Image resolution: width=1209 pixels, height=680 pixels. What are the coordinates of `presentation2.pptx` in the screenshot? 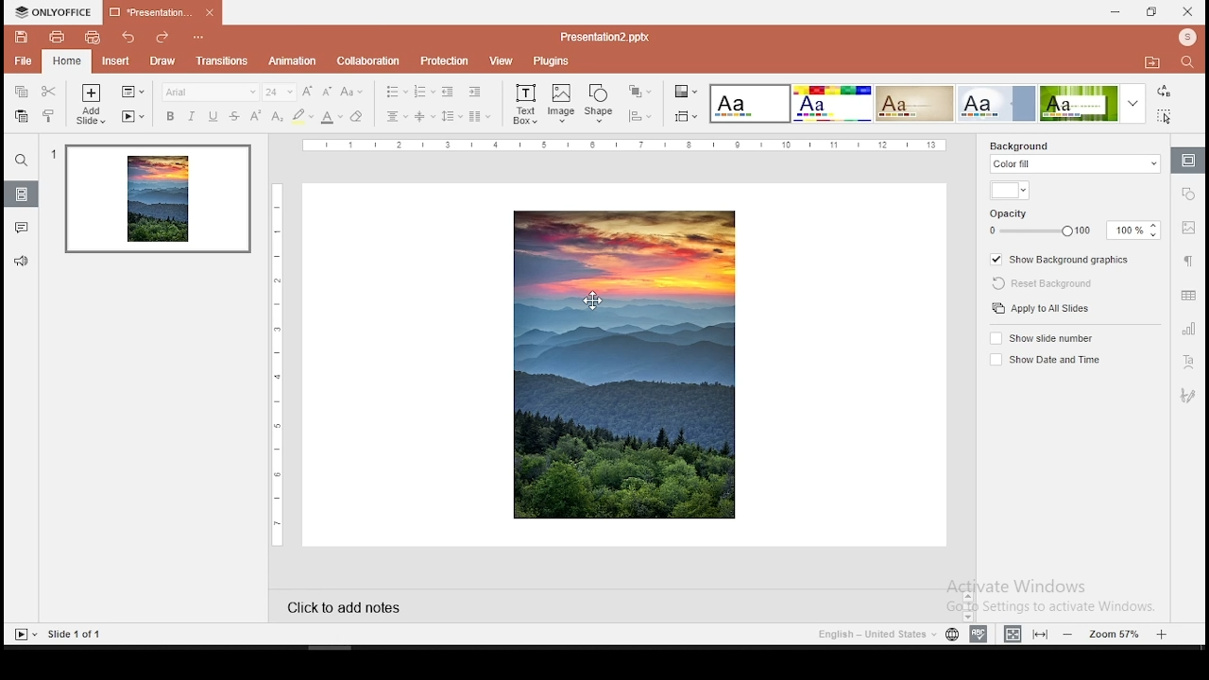 It's located at (599, 36).